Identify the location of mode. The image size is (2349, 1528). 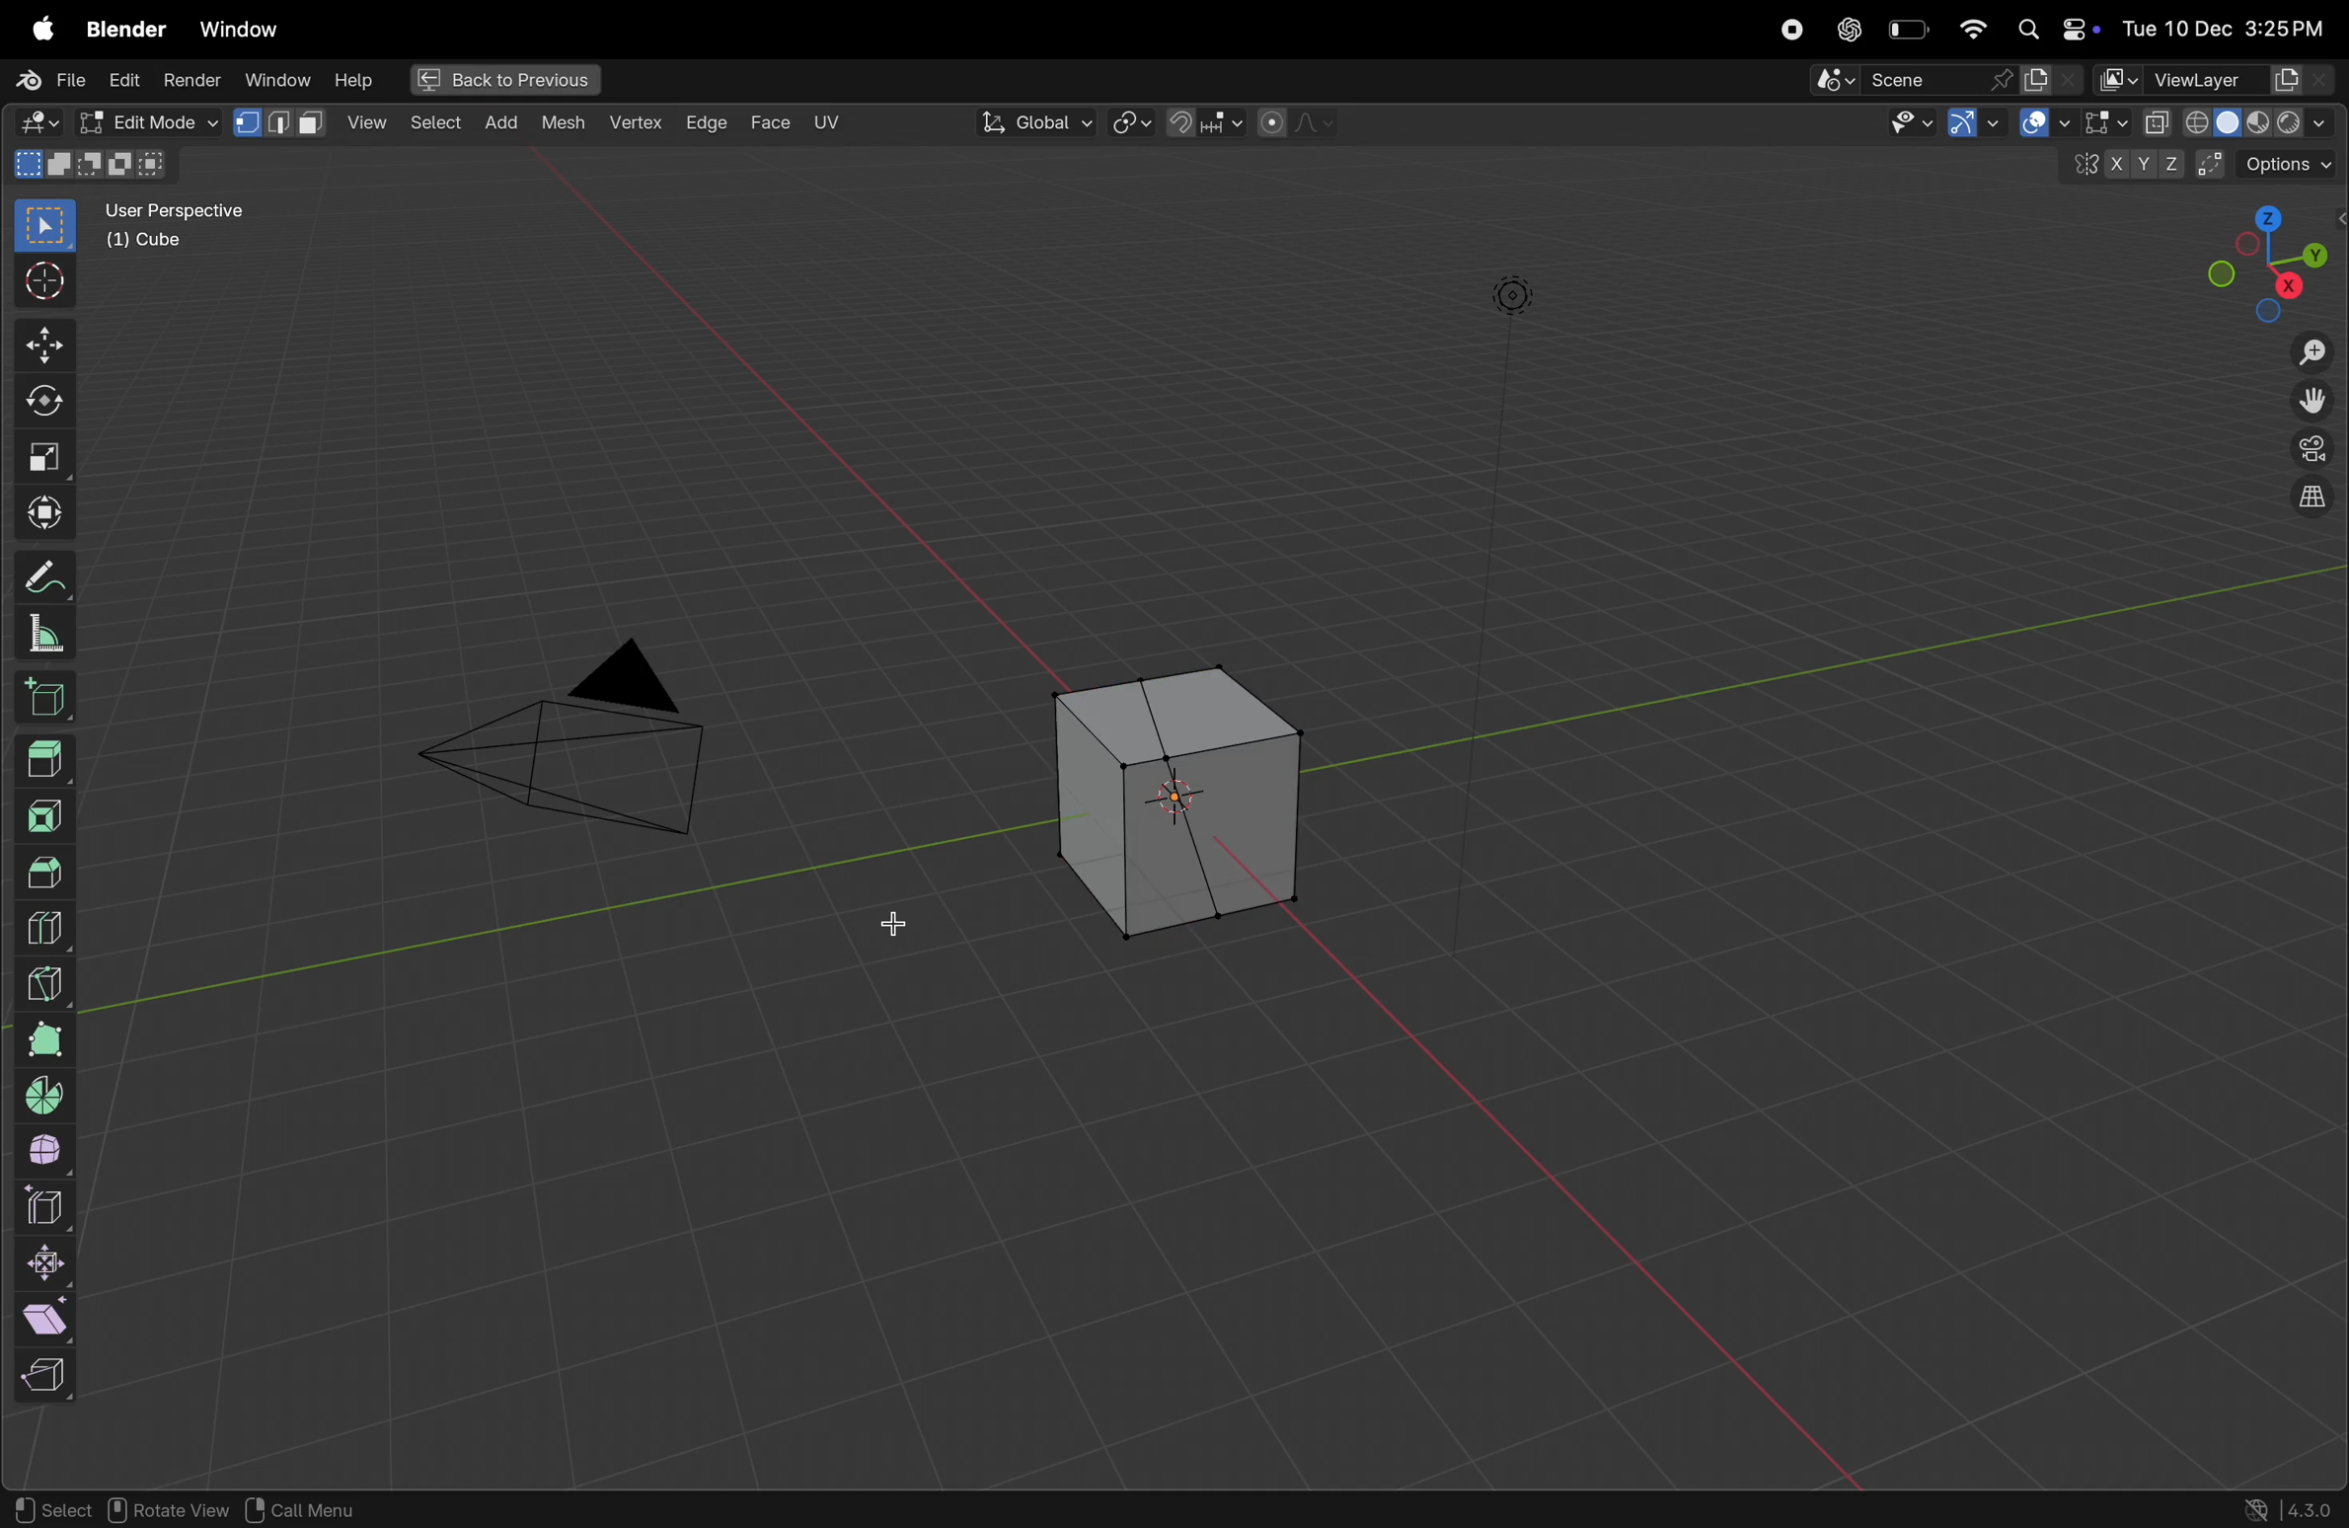
(95, 165).